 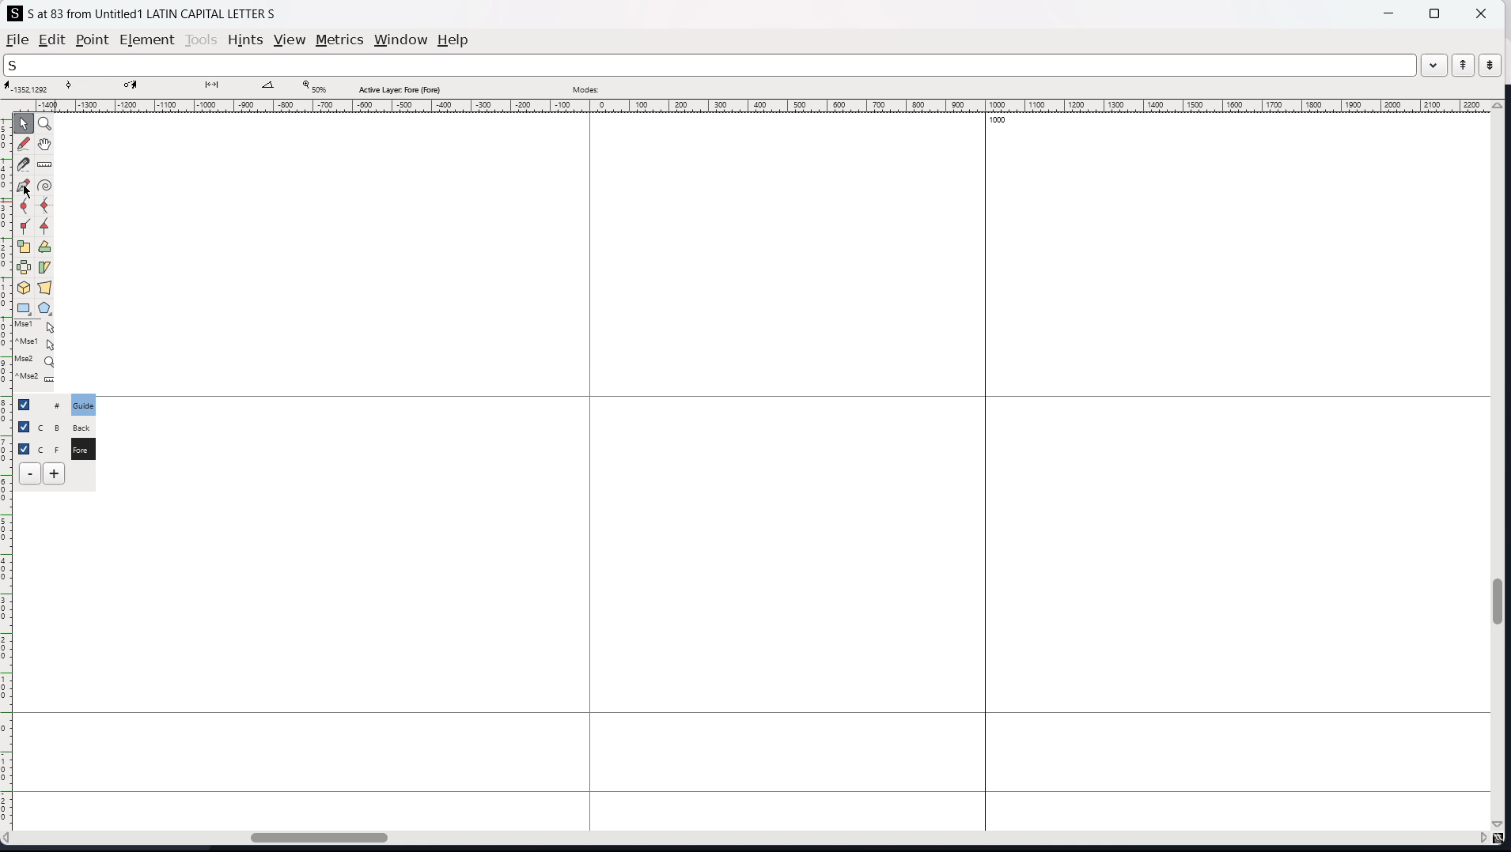 What do you see at coordinates (24, 268) in the screenshot?
I see `flip the selection` at bounding box center [24, 268].